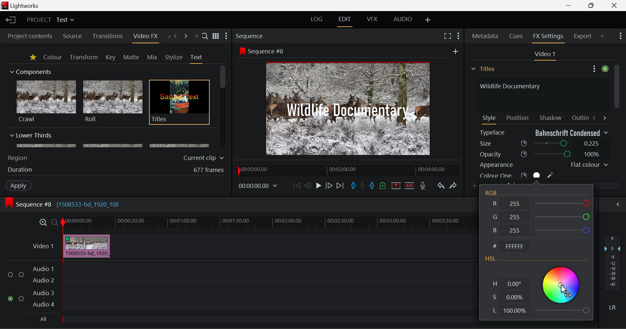 This screenshot has height=329, width=626. What do you see at coordinates (46, 101) in the screenshot?
I see `Crawl` at bounding box center [46, 101].